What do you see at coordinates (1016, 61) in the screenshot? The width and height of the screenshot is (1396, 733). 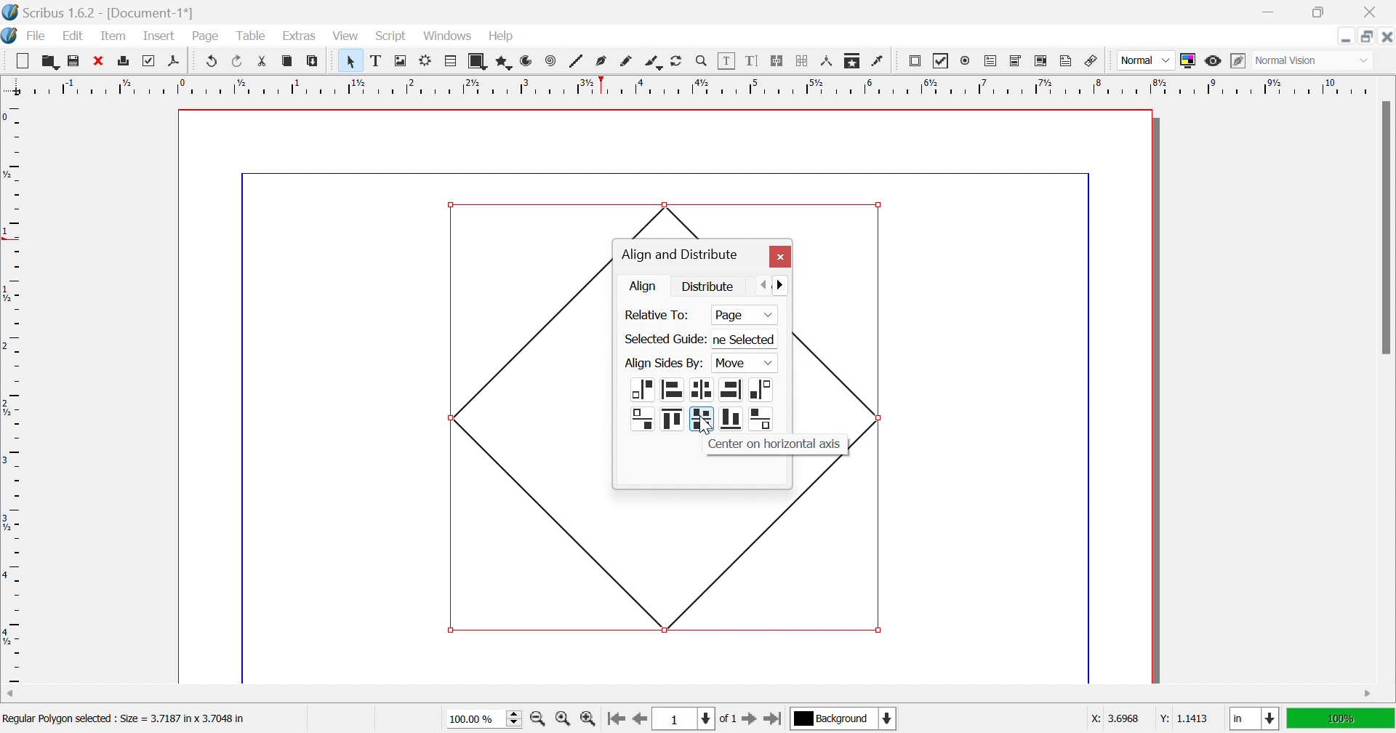 I see `PDF combo box` at bounding box center [1016, 61].